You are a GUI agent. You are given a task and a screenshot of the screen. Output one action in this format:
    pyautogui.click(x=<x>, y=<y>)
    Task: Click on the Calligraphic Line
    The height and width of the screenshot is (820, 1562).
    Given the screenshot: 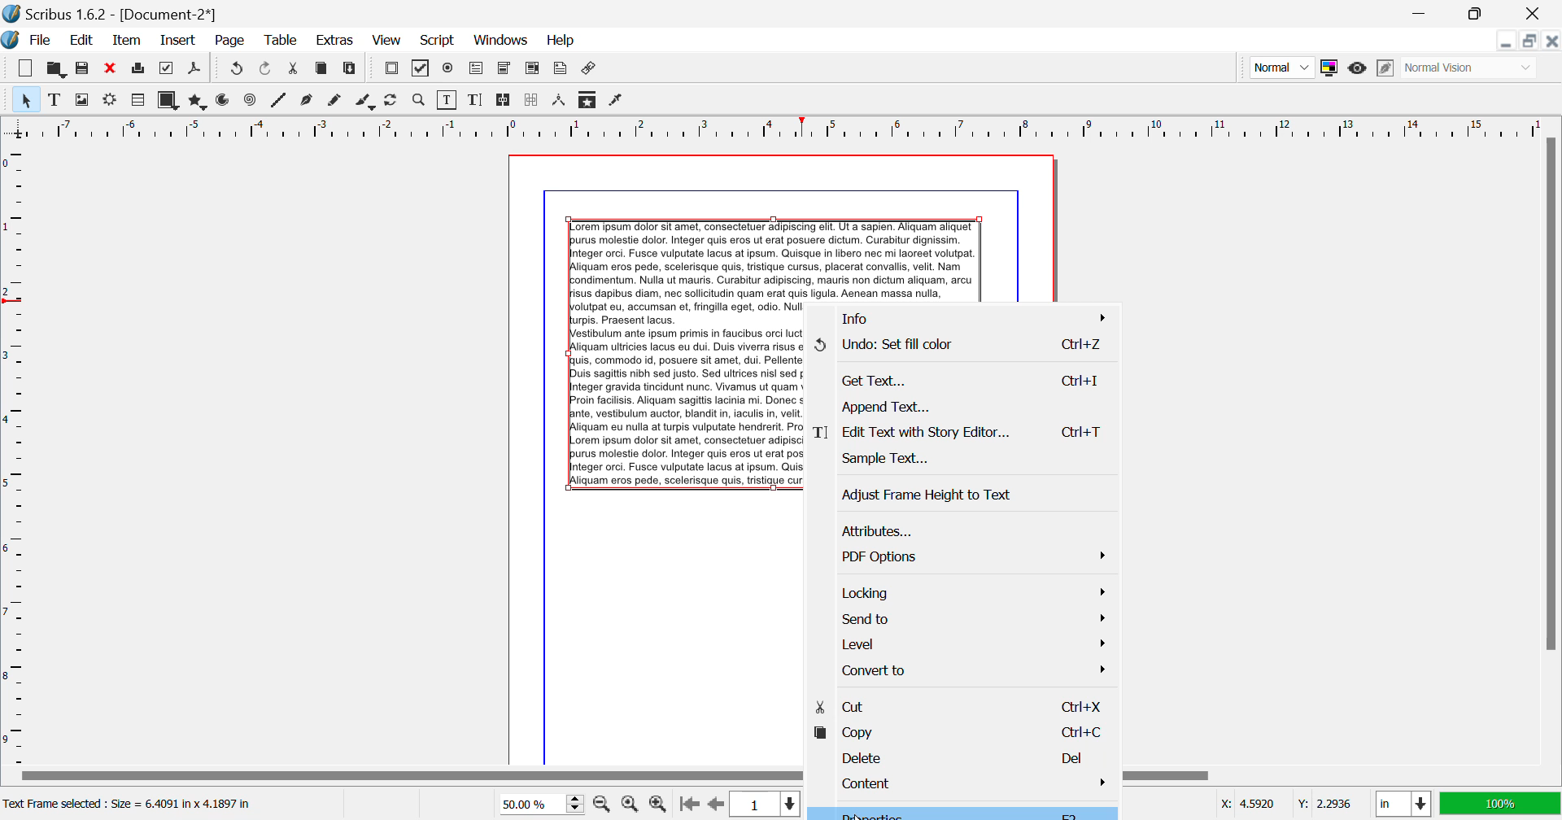 What is the action you would take?
    pyautogui.click(x=366, y=102)
    